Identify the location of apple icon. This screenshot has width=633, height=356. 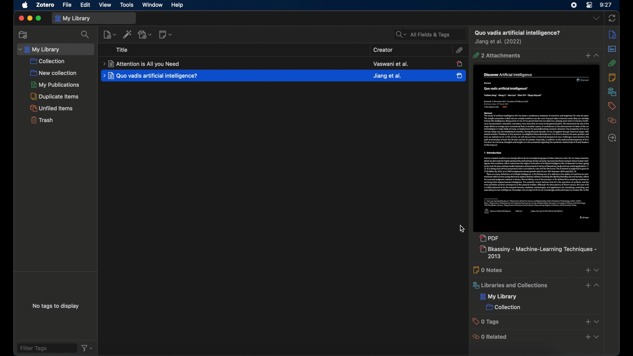
(25, 5).